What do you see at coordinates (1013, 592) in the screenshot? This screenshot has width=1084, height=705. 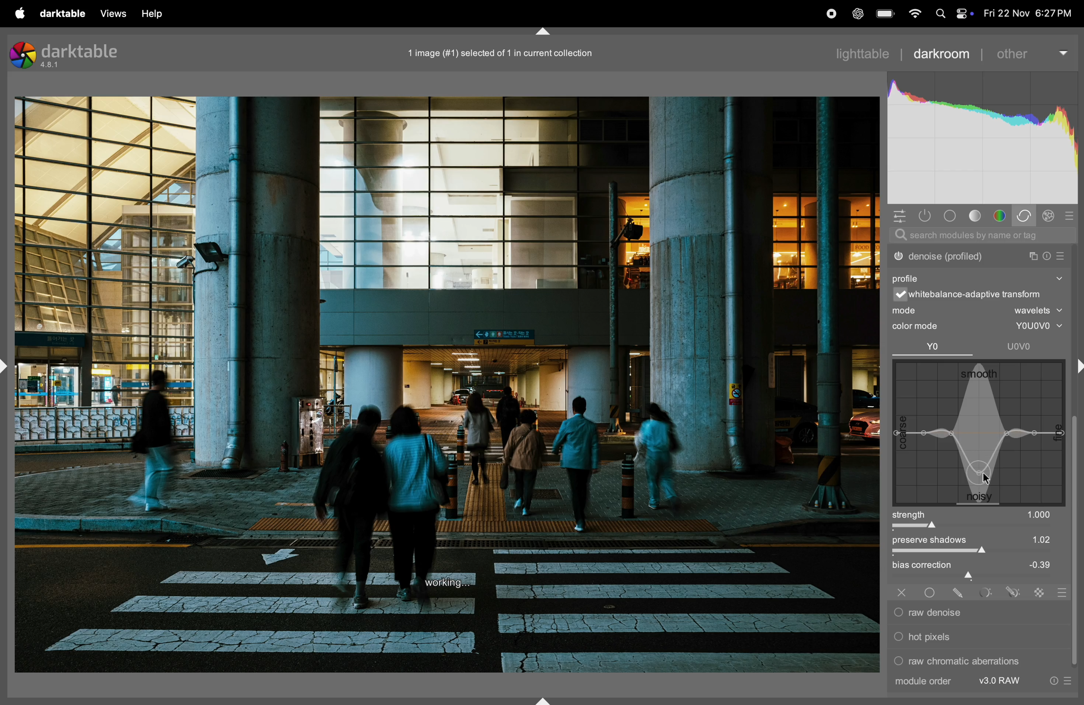 I see `drawn & parametric mask` at bounding box center [1013, 592].